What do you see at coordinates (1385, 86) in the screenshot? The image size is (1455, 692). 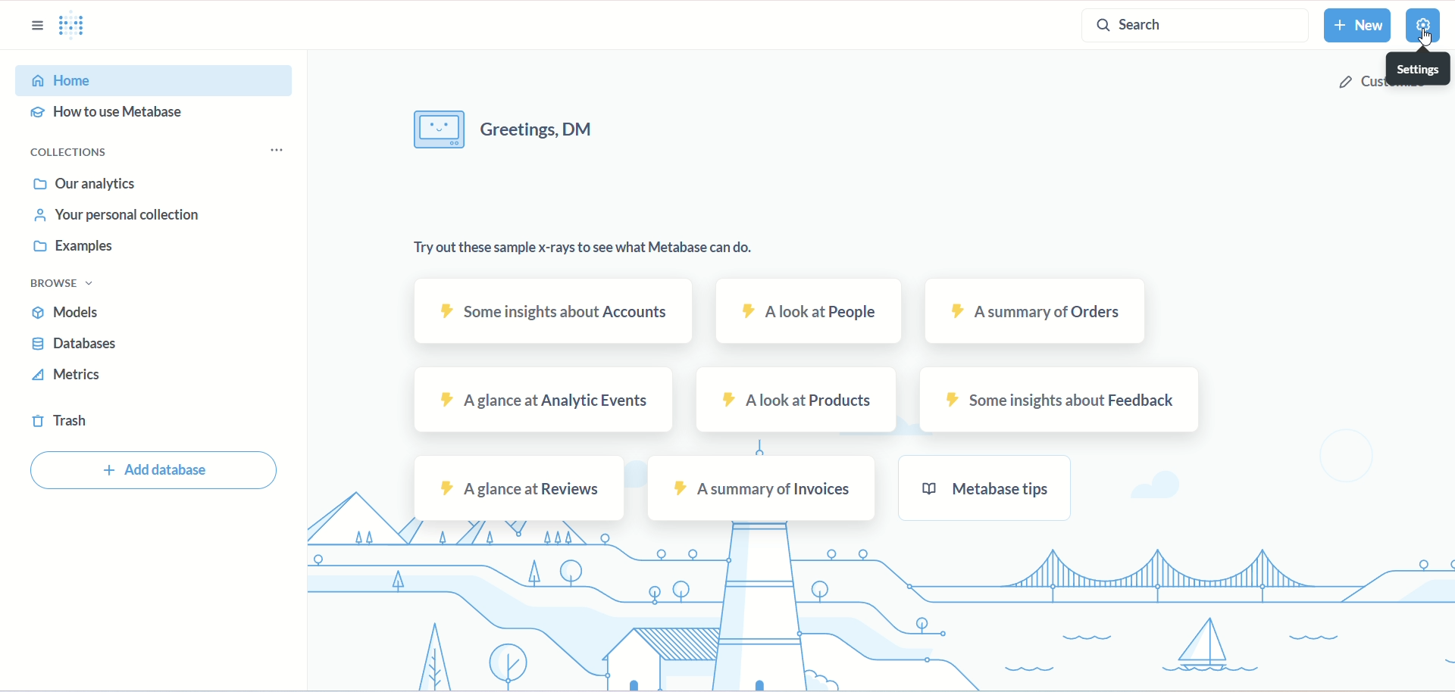 I see `customize` at bounding box center [1385, 86].